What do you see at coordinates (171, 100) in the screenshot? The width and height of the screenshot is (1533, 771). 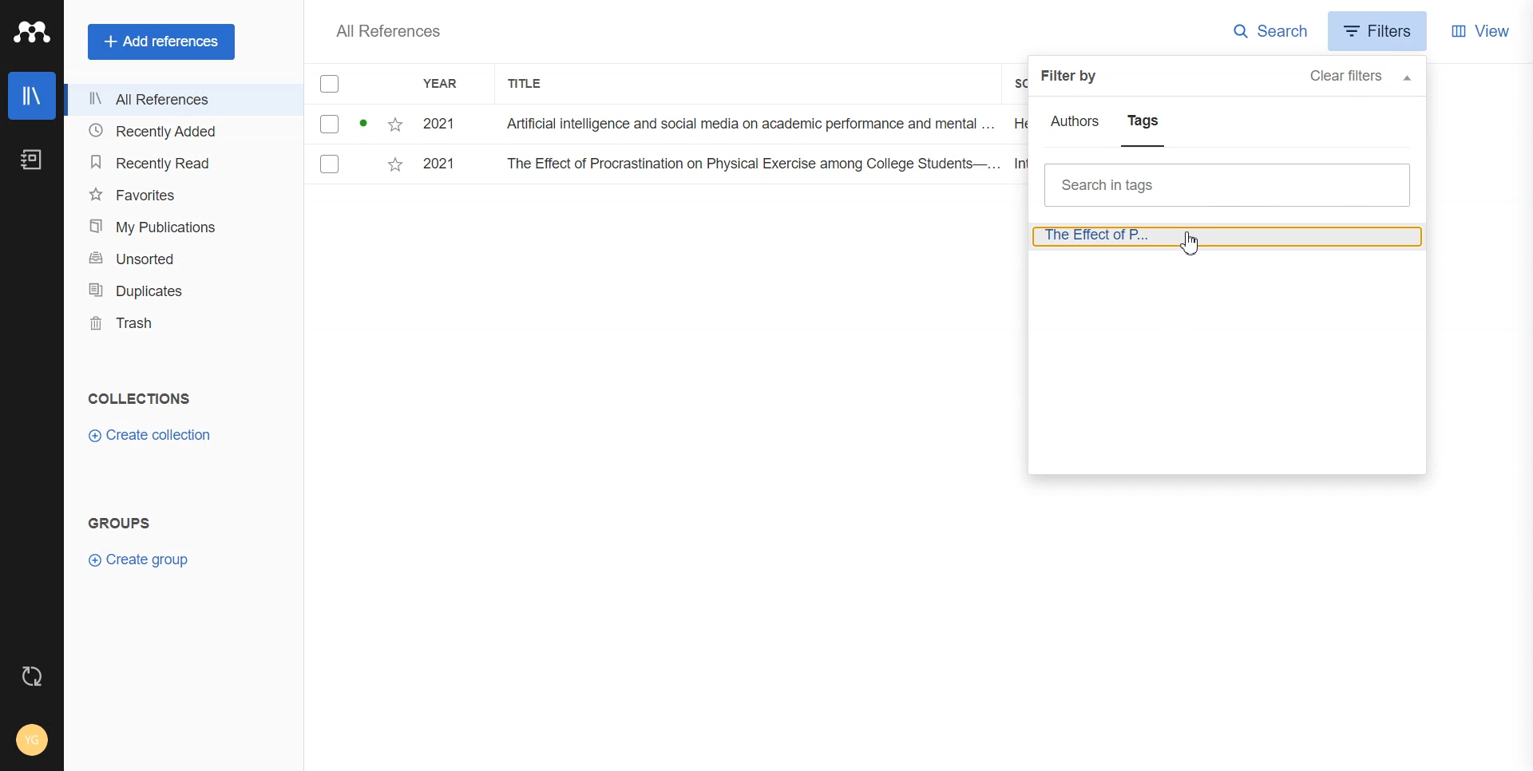 I see `All References` at bounding box center [171, 100].